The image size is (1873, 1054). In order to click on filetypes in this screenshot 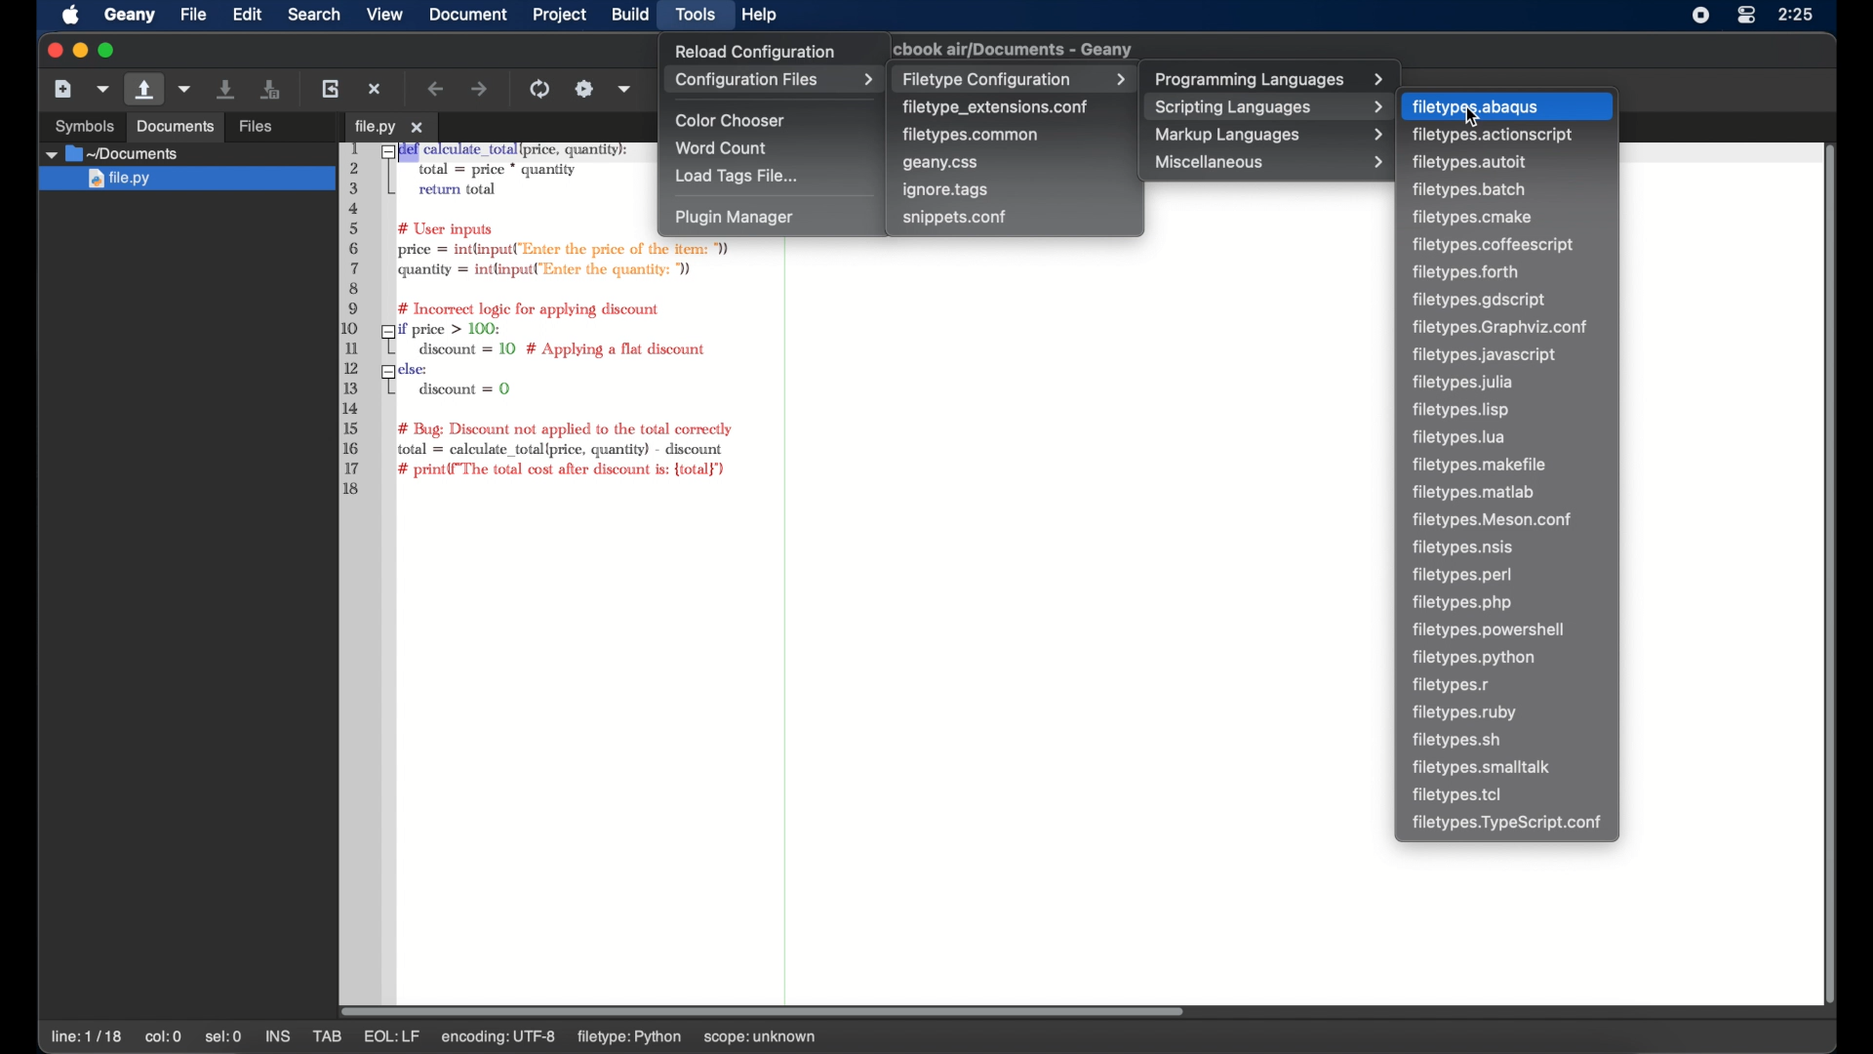, I will do `click(1469, 272)`.